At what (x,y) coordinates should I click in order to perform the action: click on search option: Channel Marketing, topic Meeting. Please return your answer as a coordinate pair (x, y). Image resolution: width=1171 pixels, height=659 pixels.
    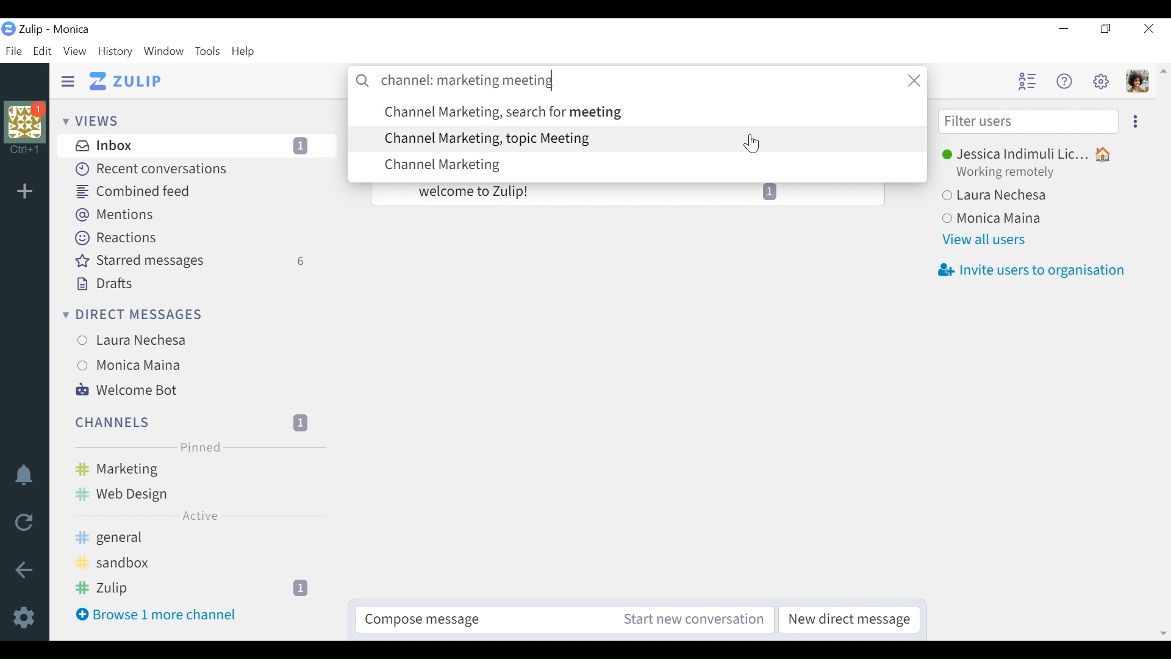
    Looking at the image, I should click on (632, 139).